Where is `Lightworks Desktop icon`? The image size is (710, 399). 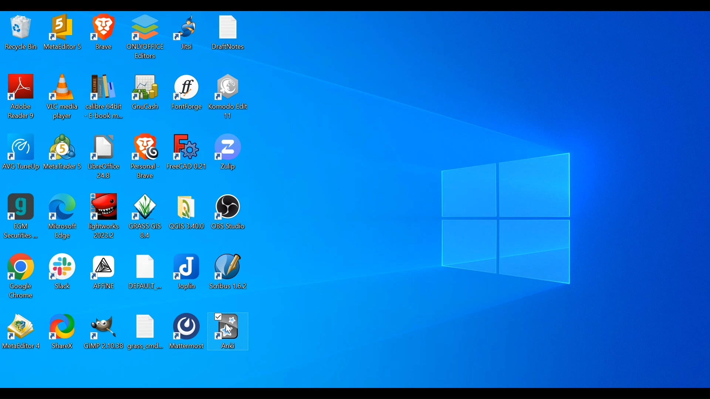 Lightworks Desktop icon is located at coordinates (104, 216).